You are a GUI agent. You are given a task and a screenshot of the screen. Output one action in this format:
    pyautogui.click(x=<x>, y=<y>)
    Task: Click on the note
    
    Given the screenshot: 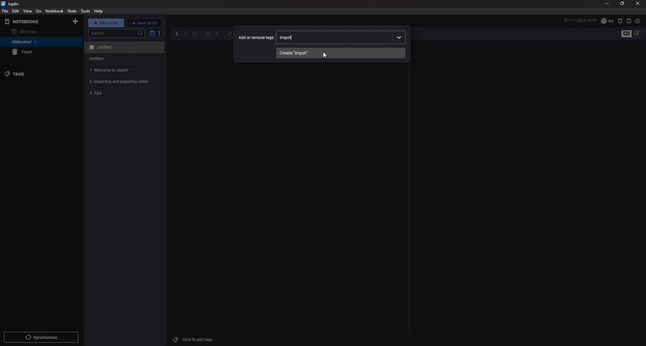 What is the action you would take?
    pyautogui.click(x=123, y=70)
    